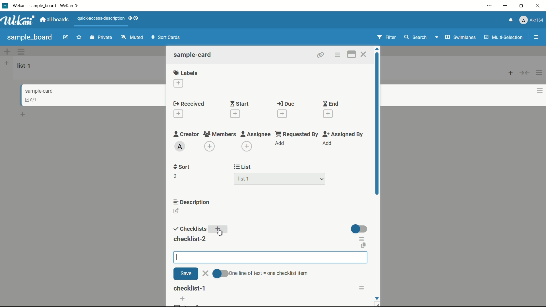 This screenshot has height=307, width=546. Describe the element at coordinates (180, 146) in the screenshot. I see `admin` at that location.